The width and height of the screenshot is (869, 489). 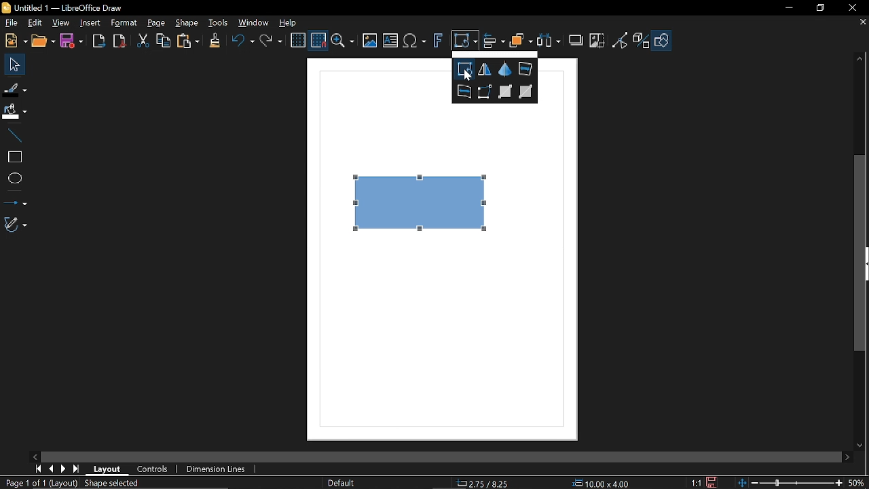 I want to click on Crop, so click(x=598, y=41).